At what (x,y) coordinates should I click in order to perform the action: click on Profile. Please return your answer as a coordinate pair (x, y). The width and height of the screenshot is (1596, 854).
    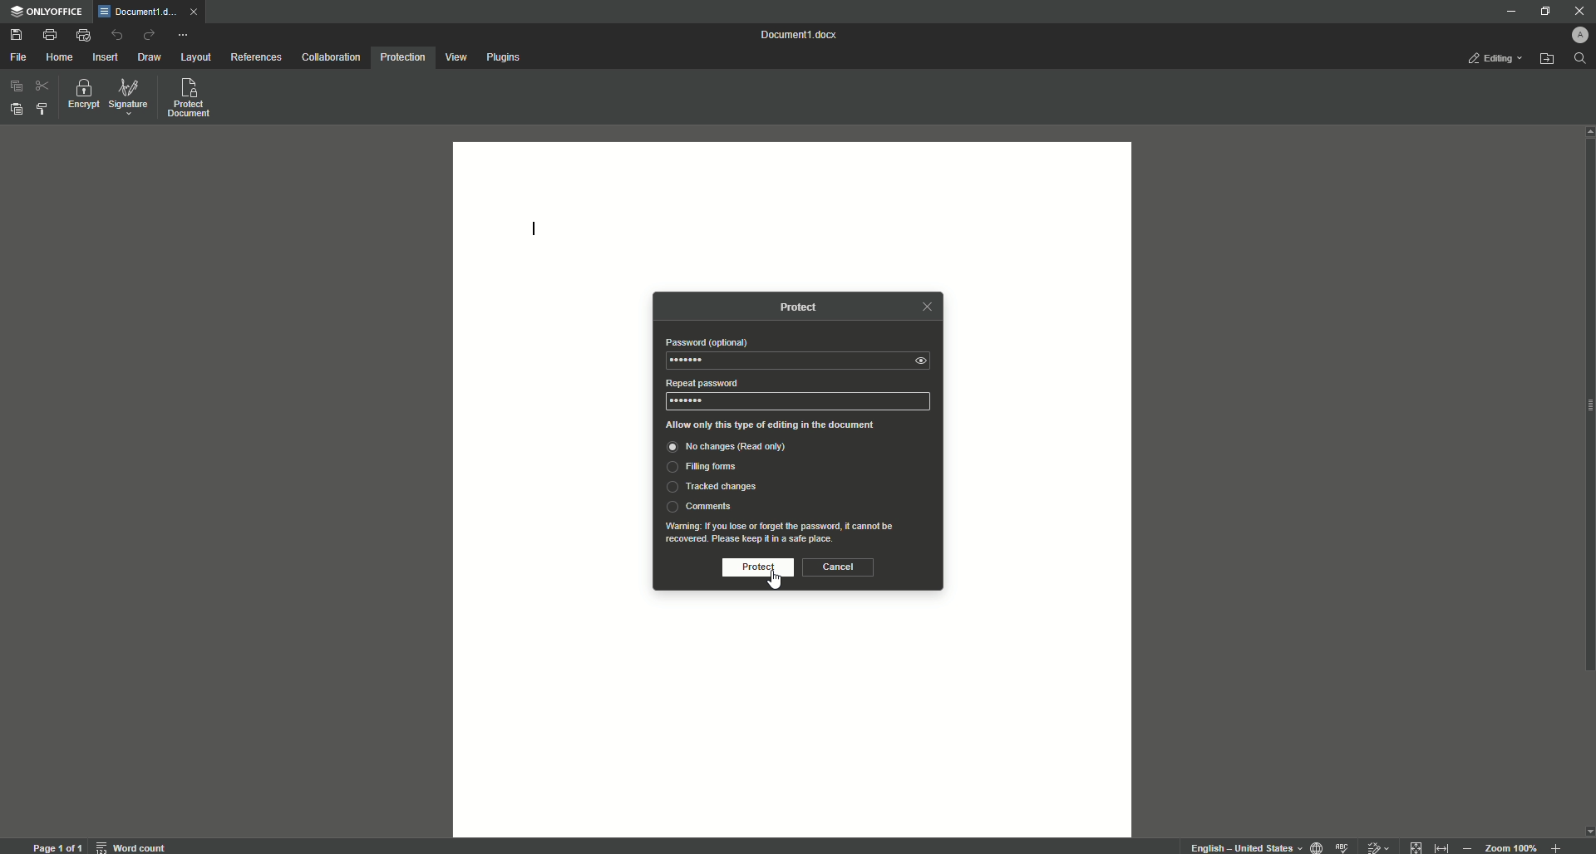
    Looking at the image, I should click on (1583, 32).